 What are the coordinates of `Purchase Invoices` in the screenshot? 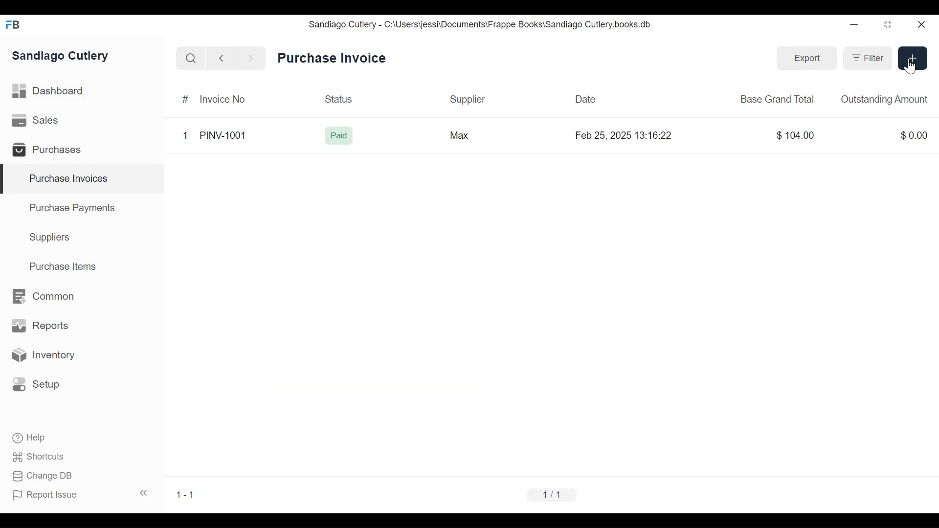 It's located at (83, 179).